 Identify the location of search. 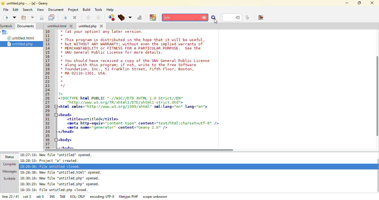
(214, 18).